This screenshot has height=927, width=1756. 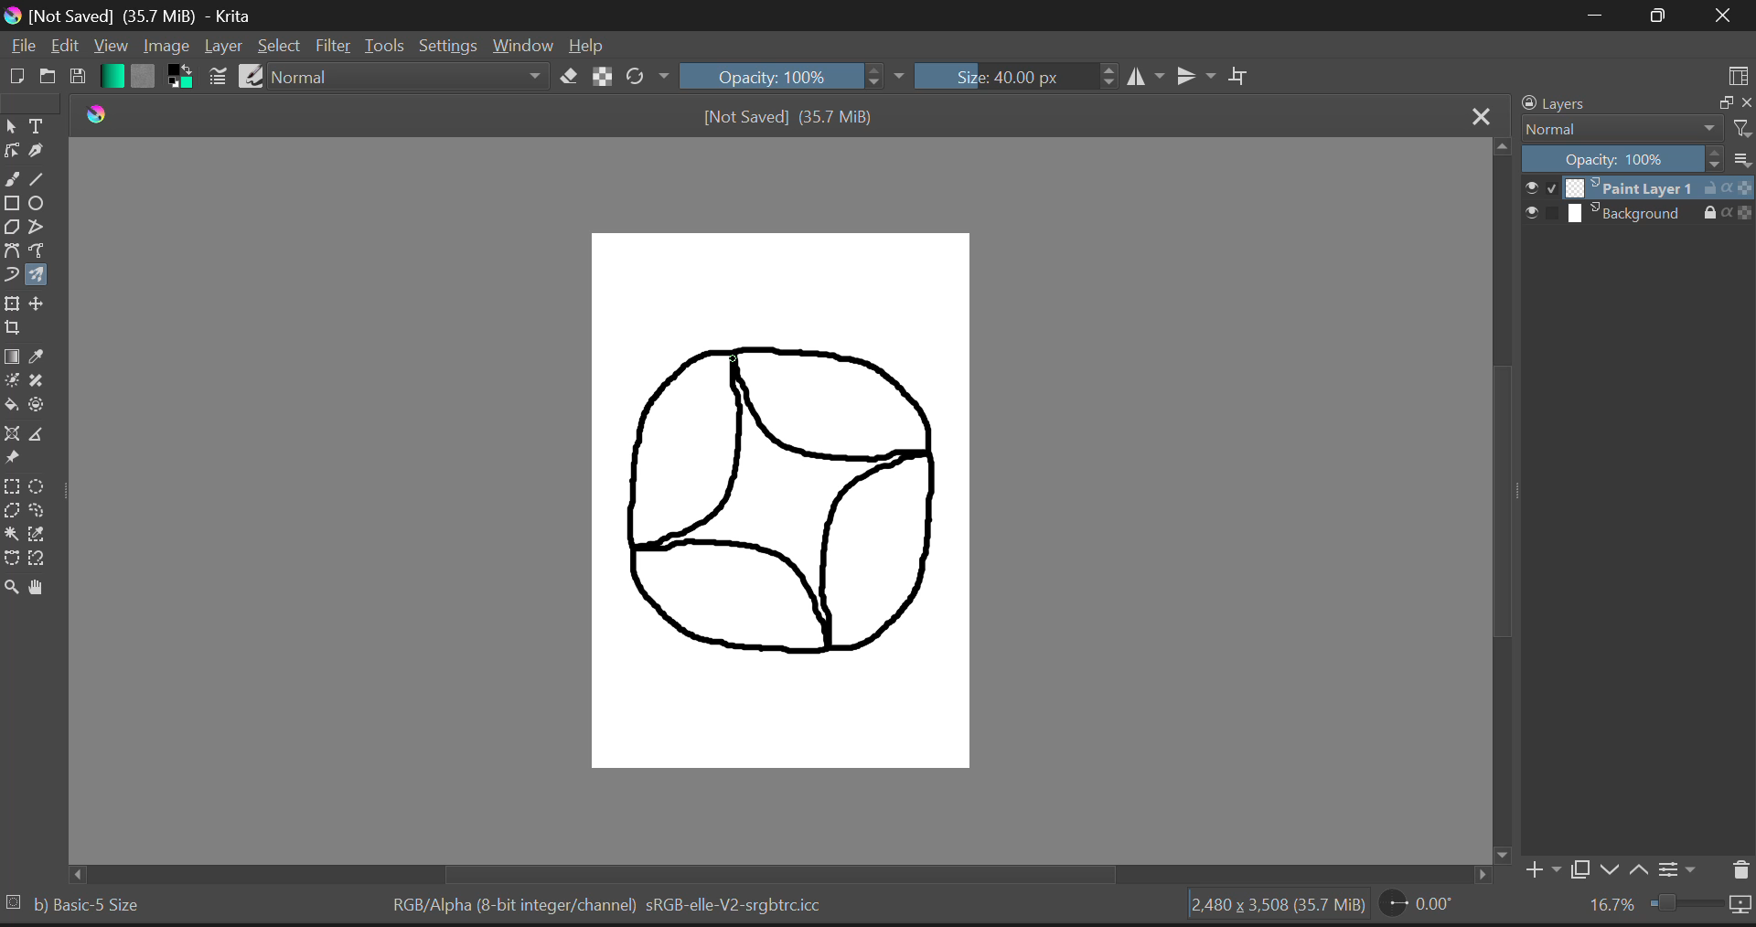 What do you see at coordinates (1018, 76) in the screenshot?
I see `Size: 40.00 px` at bounding box center [1018, 76].